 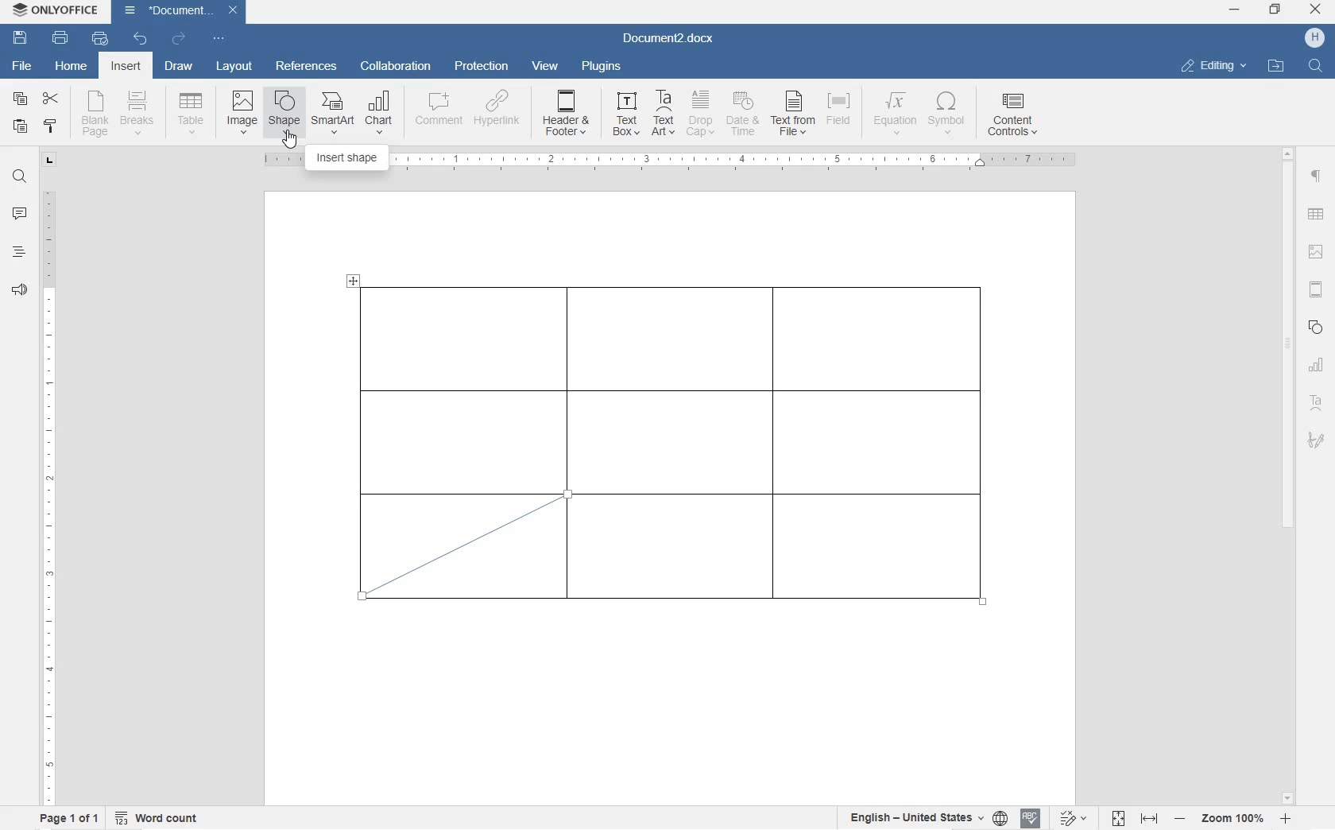 I want to click on diagonal line border drawn, so click(x=463, y=545).